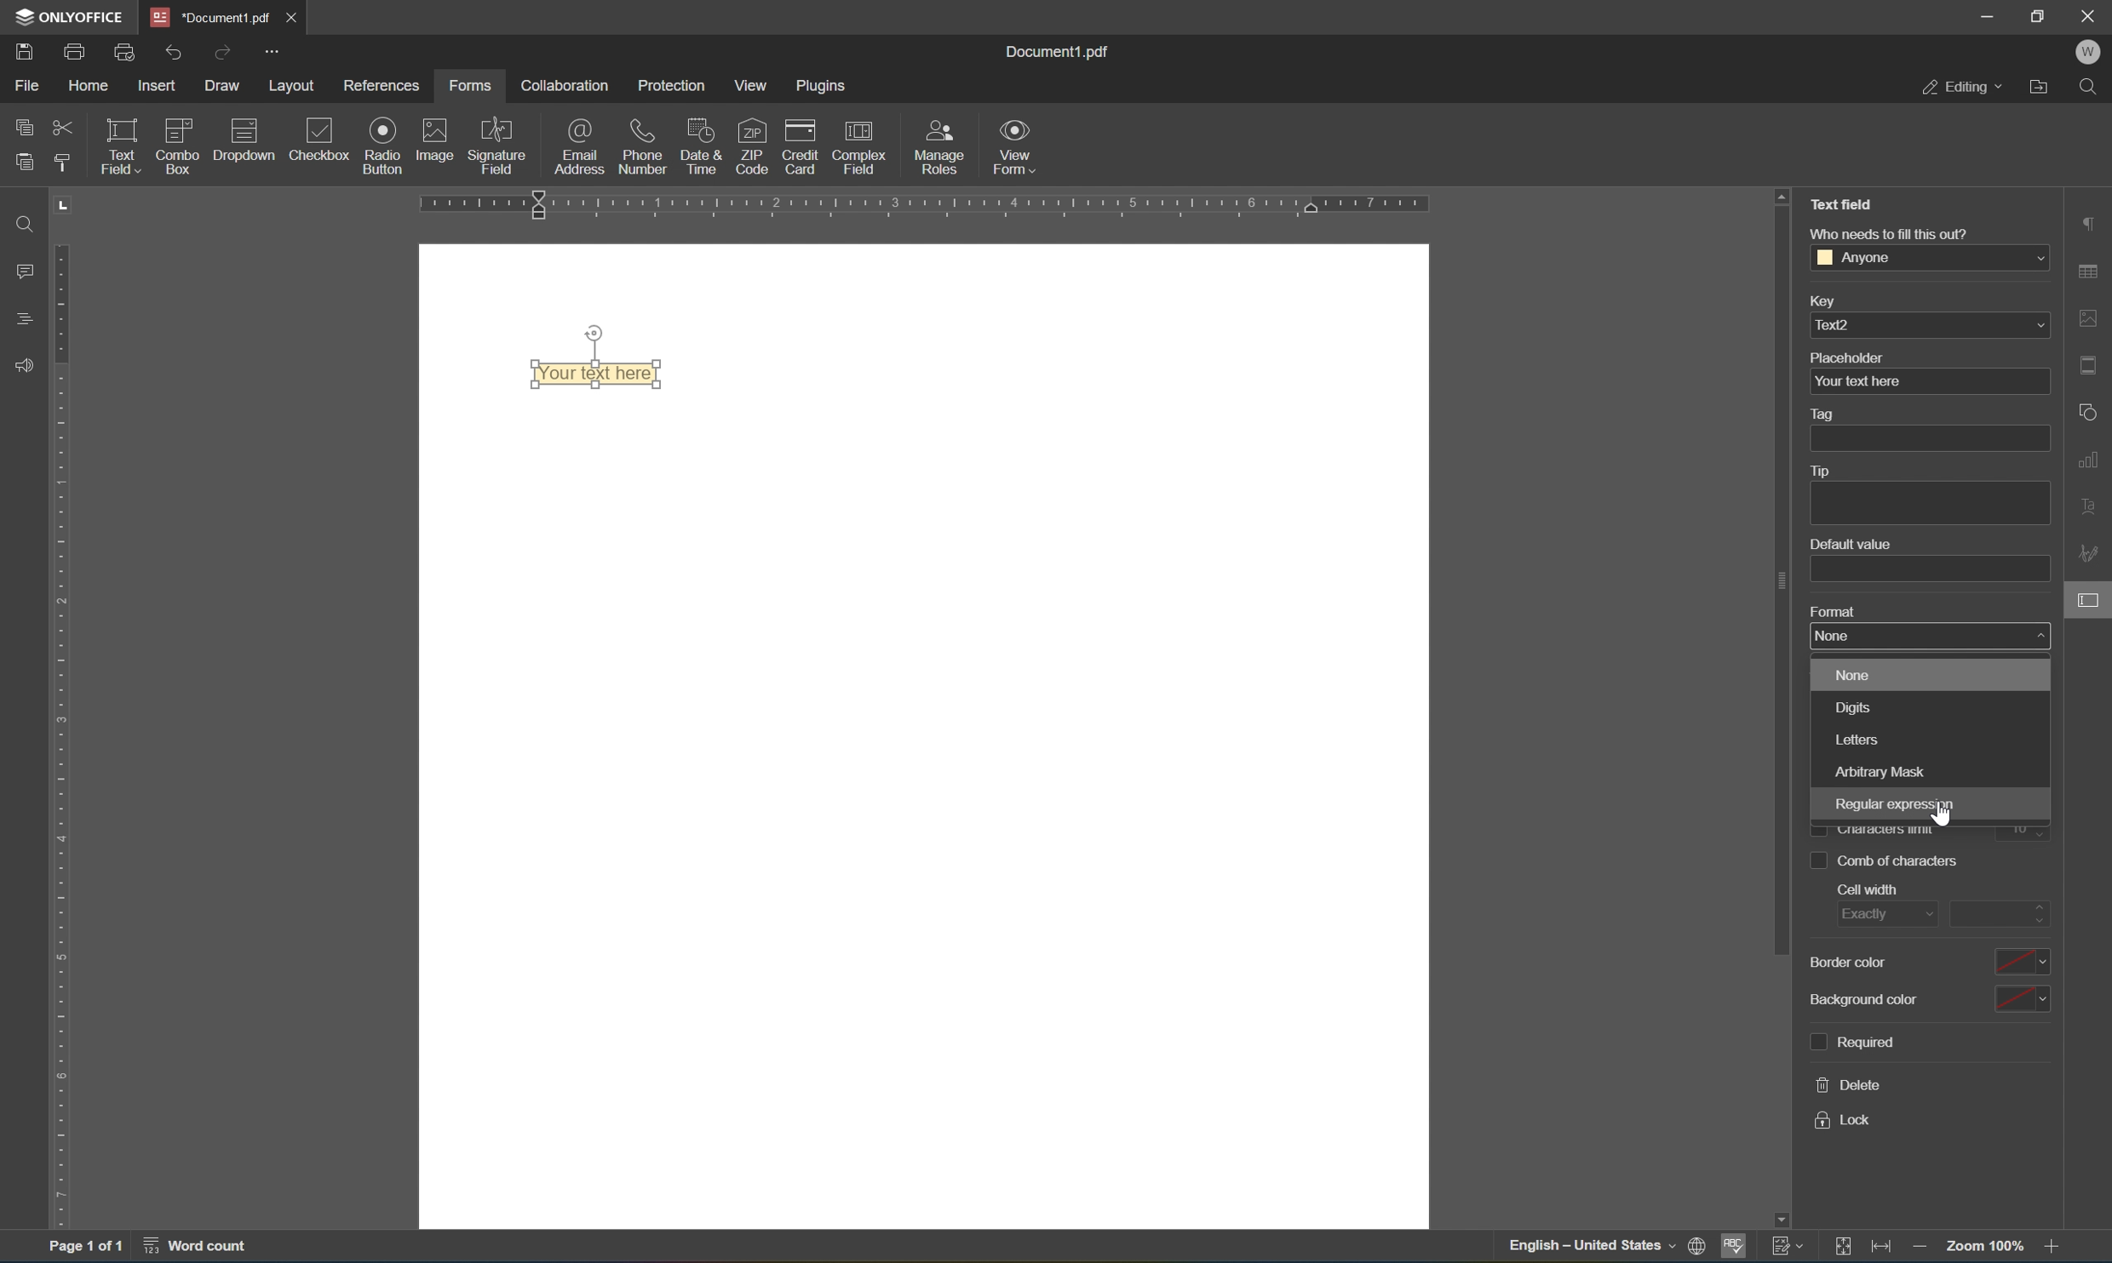 The image size is (2112, 1263). What do you see at coordinates (1823, 299) in the screenshot?
I see `key` at bounding box center [1823, 299].